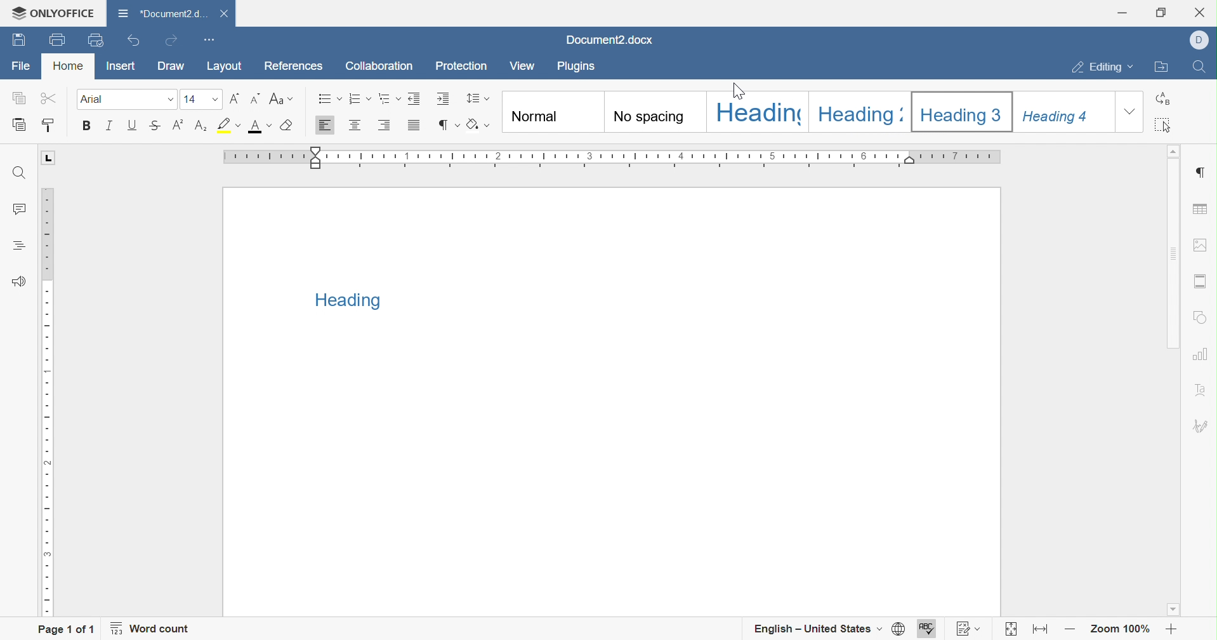 The width and height of the screenshot is (1217, 640). Describe the element at coordinates (1204, 385) in the screenshot. I see `Text Art settings` at that location.